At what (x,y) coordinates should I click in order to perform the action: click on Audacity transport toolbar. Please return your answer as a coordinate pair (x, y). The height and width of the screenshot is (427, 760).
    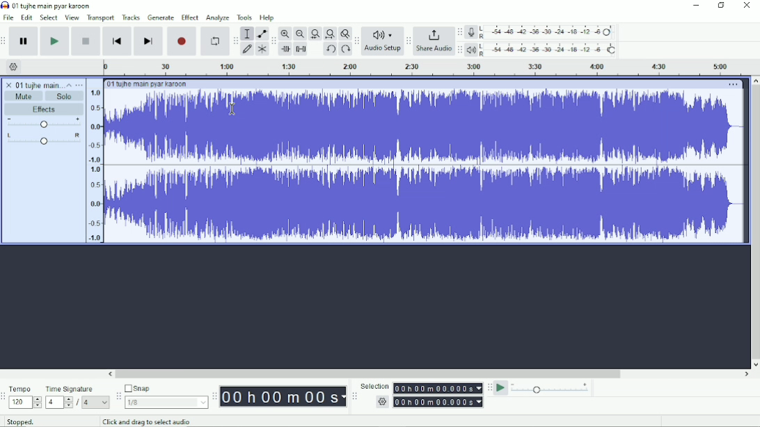
    Looking at the image, I should click on (5, 40).